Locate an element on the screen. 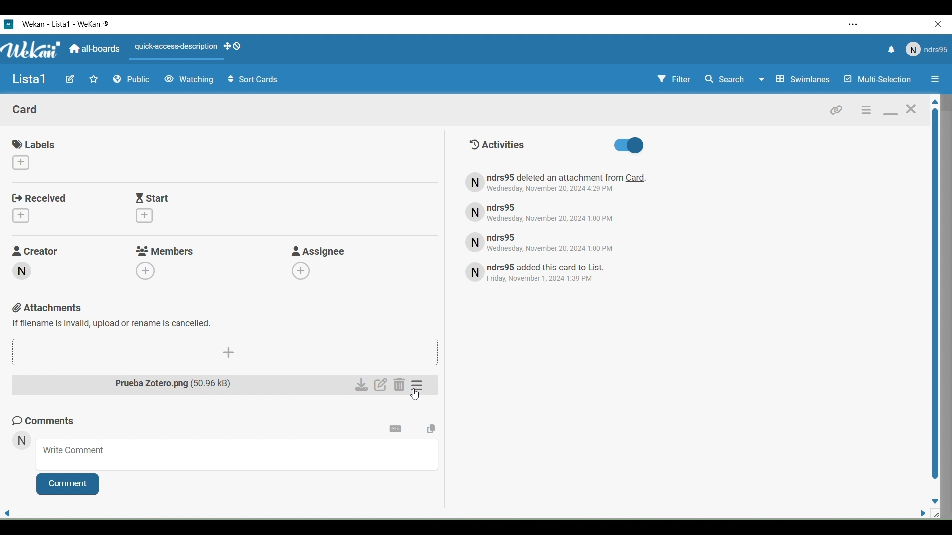 The height and width of the screenshot is (535, 952). Close is located at coordinates (940, 25).